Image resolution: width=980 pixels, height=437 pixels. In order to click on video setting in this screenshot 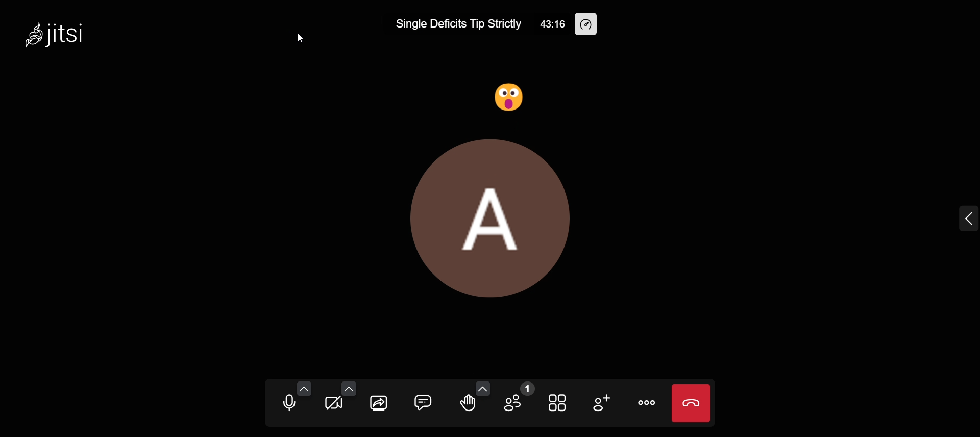, I will do `click(349, 388)`.